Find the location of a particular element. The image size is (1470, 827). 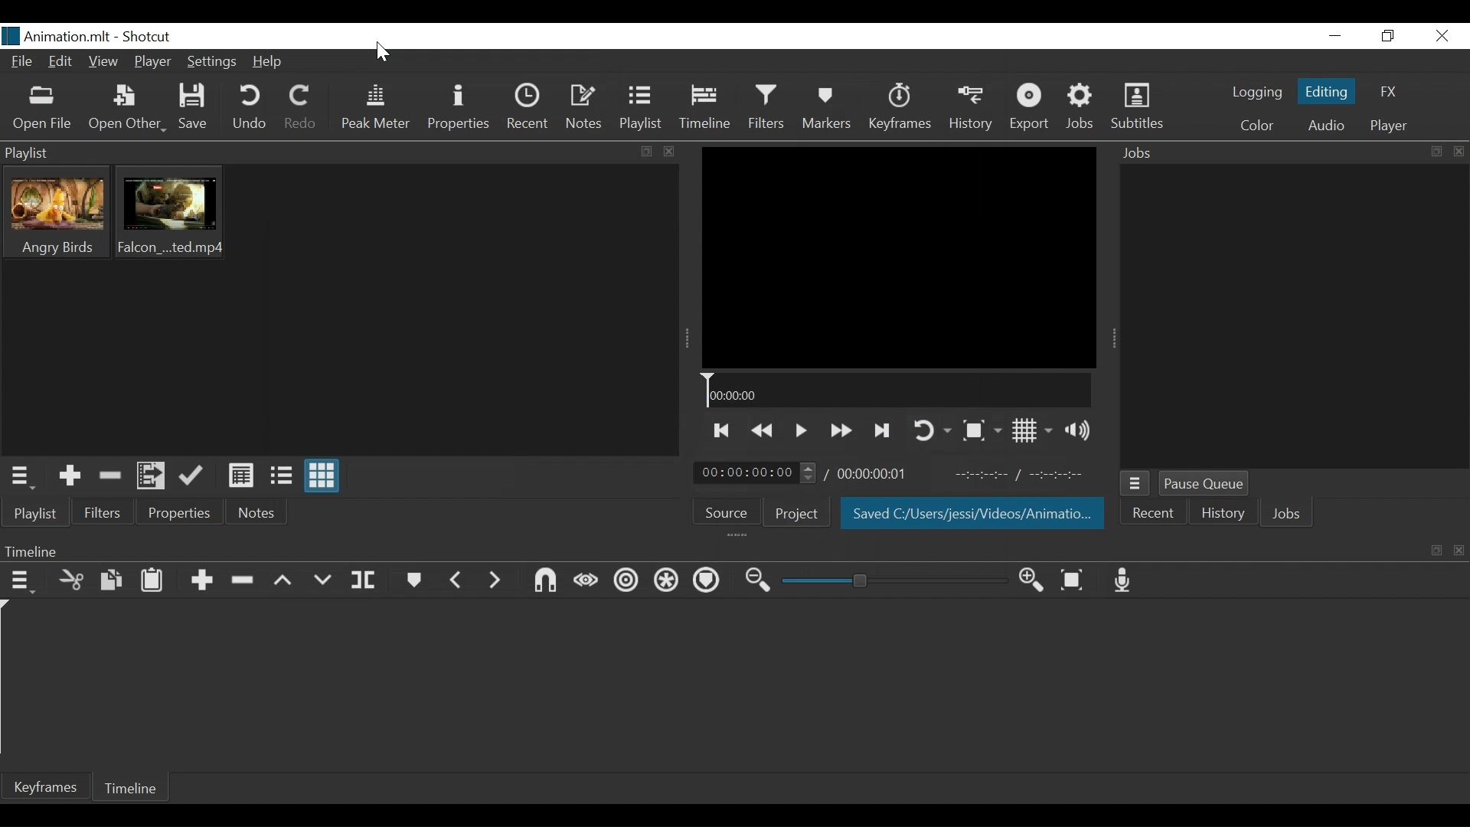

Save is located at coordinates (194, 107).